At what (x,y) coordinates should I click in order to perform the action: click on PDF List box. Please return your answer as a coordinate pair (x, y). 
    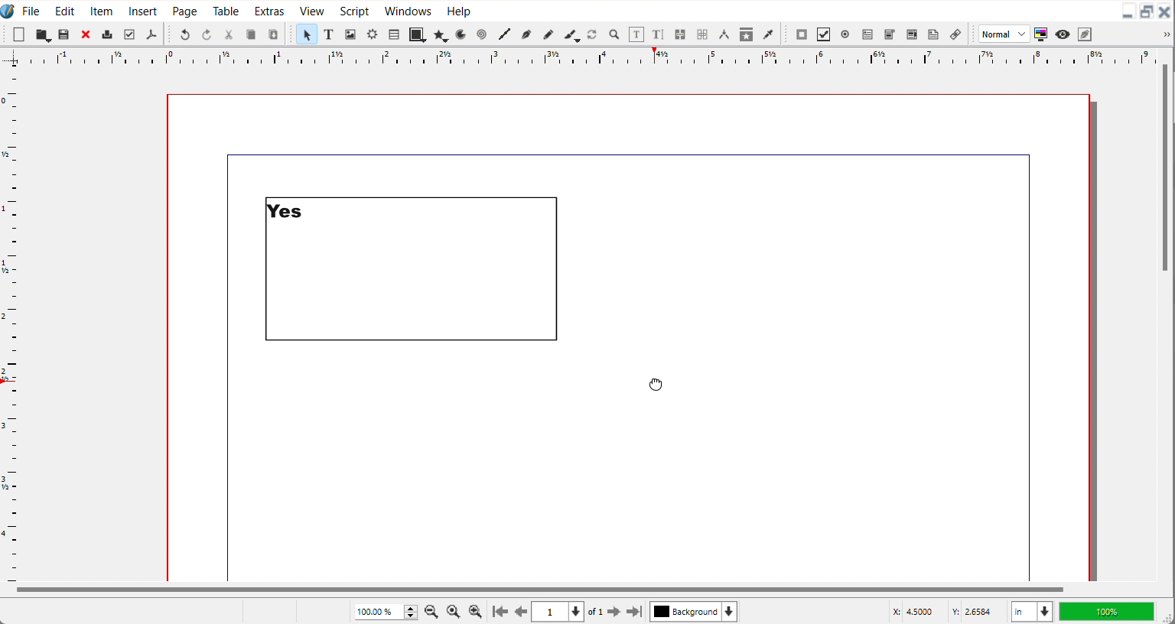
    Looking at the image, I should click on (913, 34).